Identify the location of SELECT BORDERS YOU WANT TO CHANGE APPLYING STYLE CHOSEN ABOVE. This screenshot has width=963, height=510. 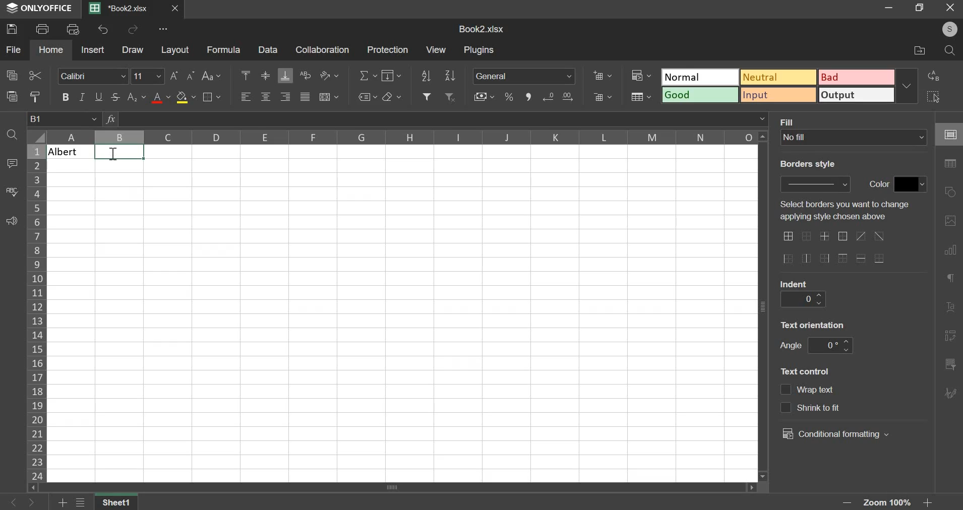
(844, 211).